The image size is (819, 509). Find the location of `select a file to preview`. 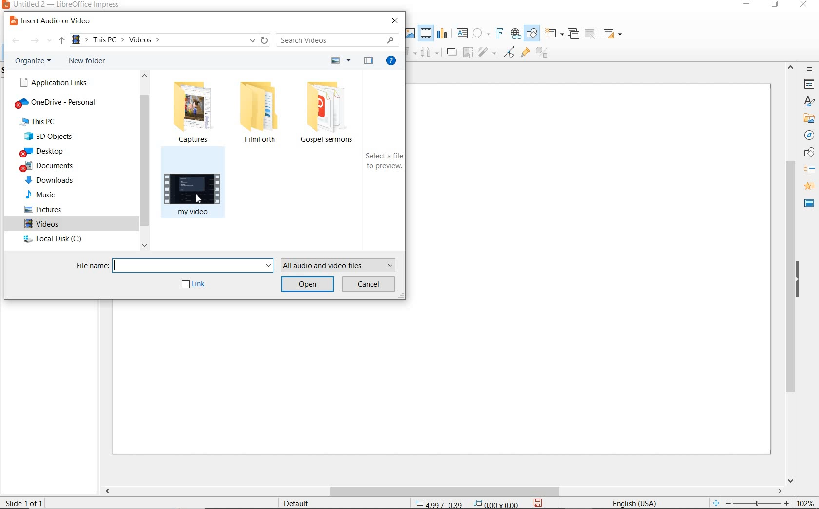

select a file to preview is located at coordinates (383, 162).